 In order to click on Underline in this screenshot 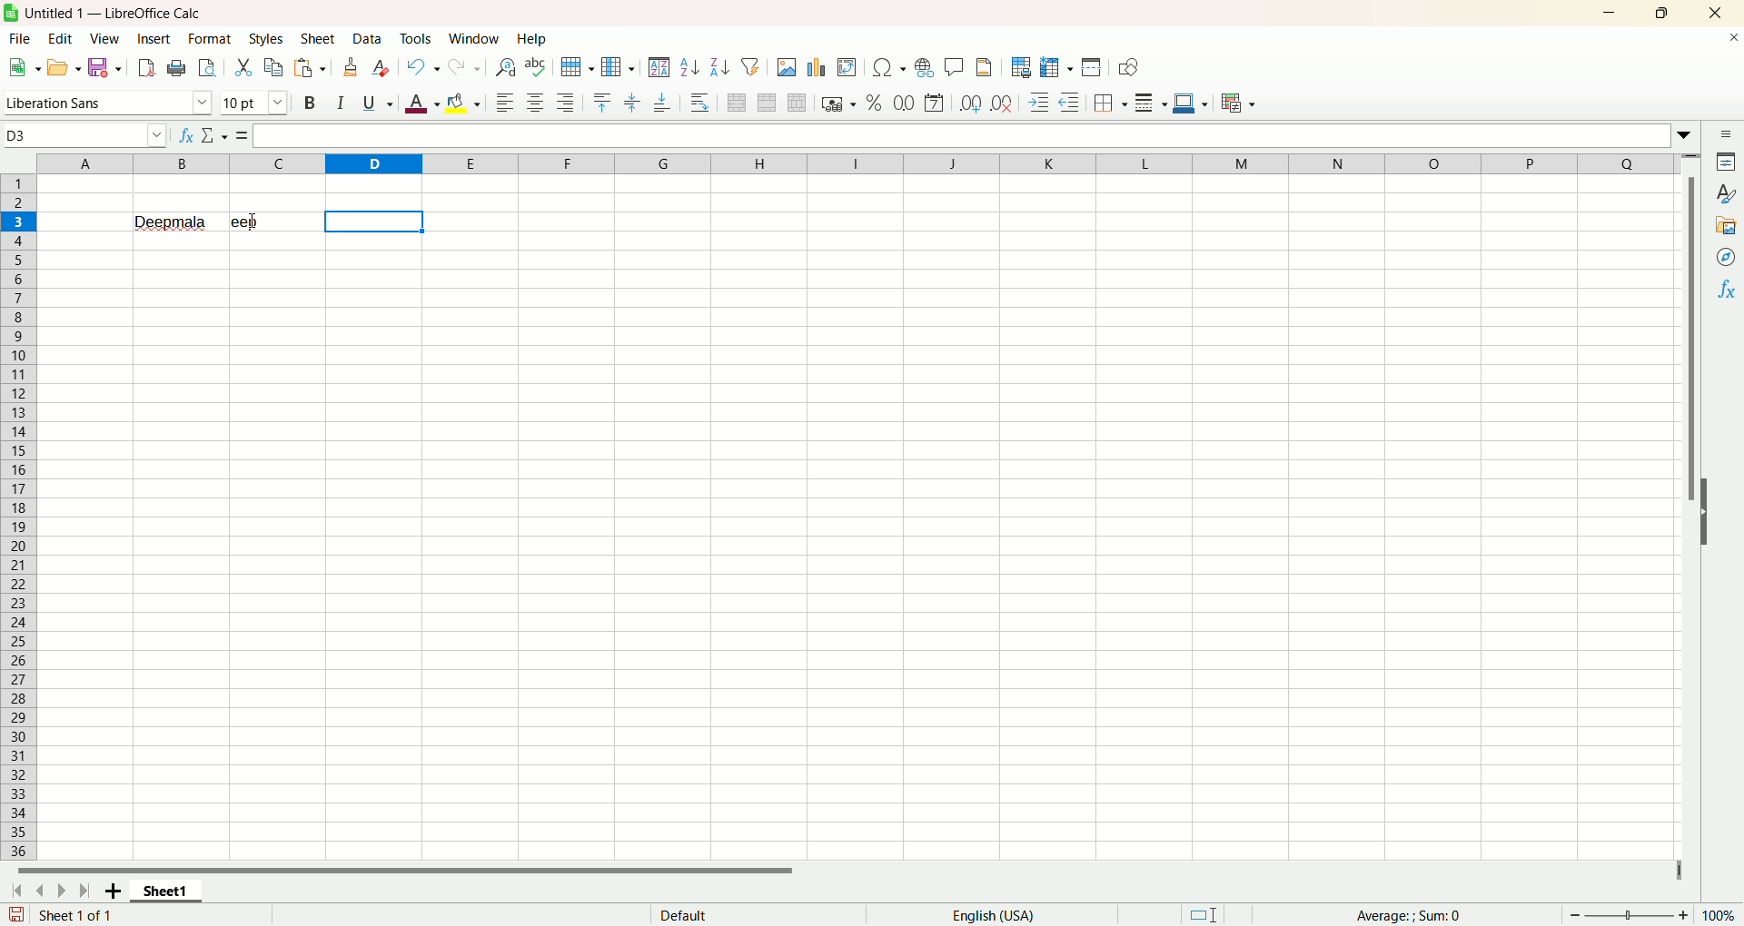, I will do `click(378, 103)`.